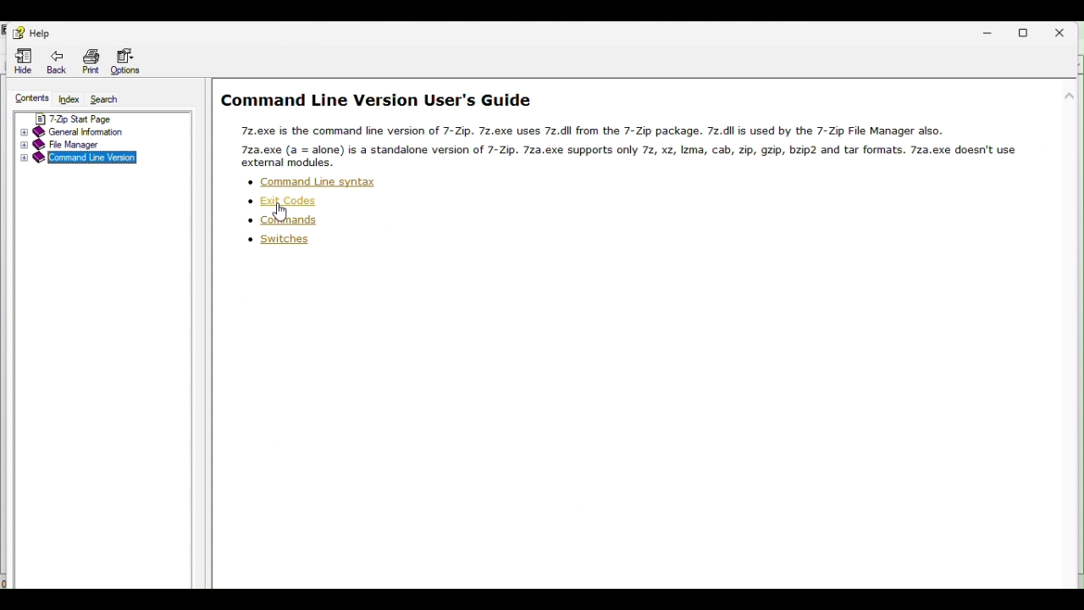  Describe the element at coordinates (280, 214) in the screenshot. I see `Cursor` at that location.